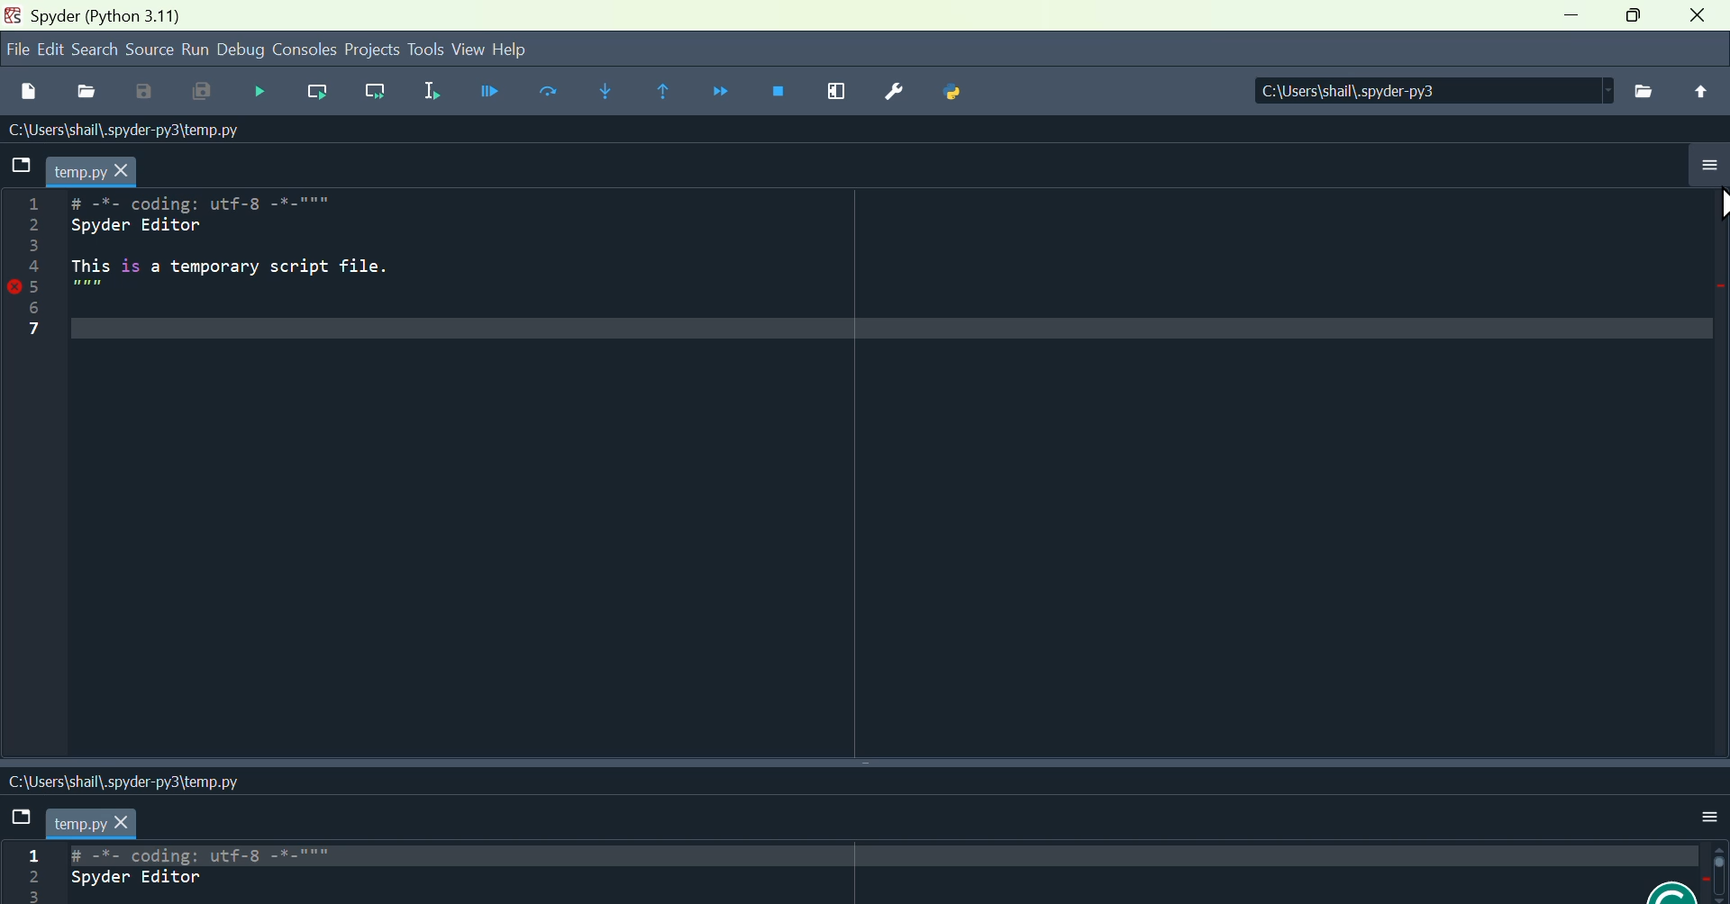  Describe the element at coordinates (727, 92) in the screenshot. I see `Continue execution until next function` at that location.